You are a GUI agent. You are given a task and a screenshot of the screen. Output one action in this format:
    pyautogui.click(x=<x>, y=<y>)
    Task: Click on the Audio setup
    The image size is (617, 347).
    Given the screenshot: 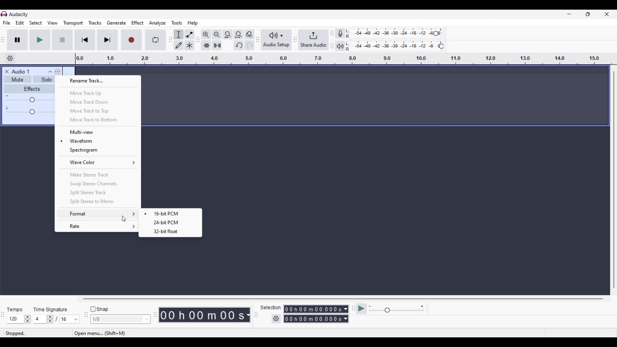 What is the action you would take?
    pyautogui.click(x=276, y=40)
    